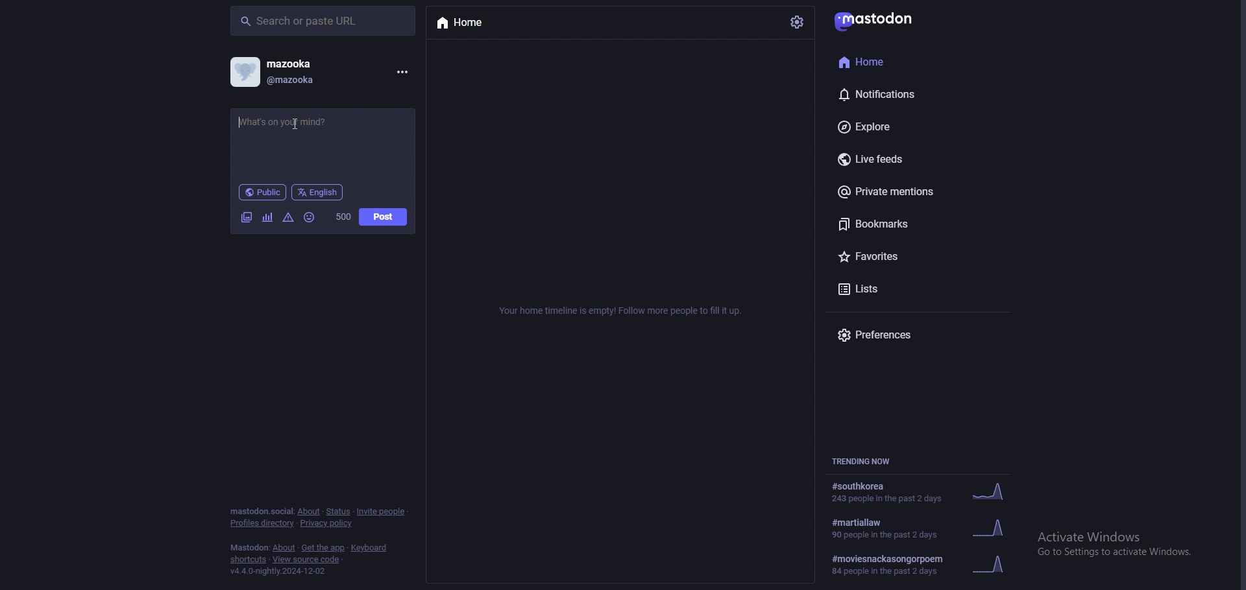 The width and height of the screenshot is (1246, 590). Describe the element at coordinates (904, 255) in the screenshot. I see `favorites` at that location.